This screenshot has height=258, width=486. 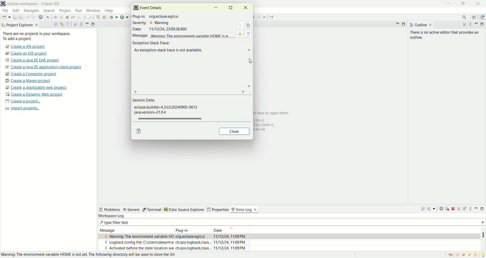 I want to click on create a connector project, so click(x=32, y=74).